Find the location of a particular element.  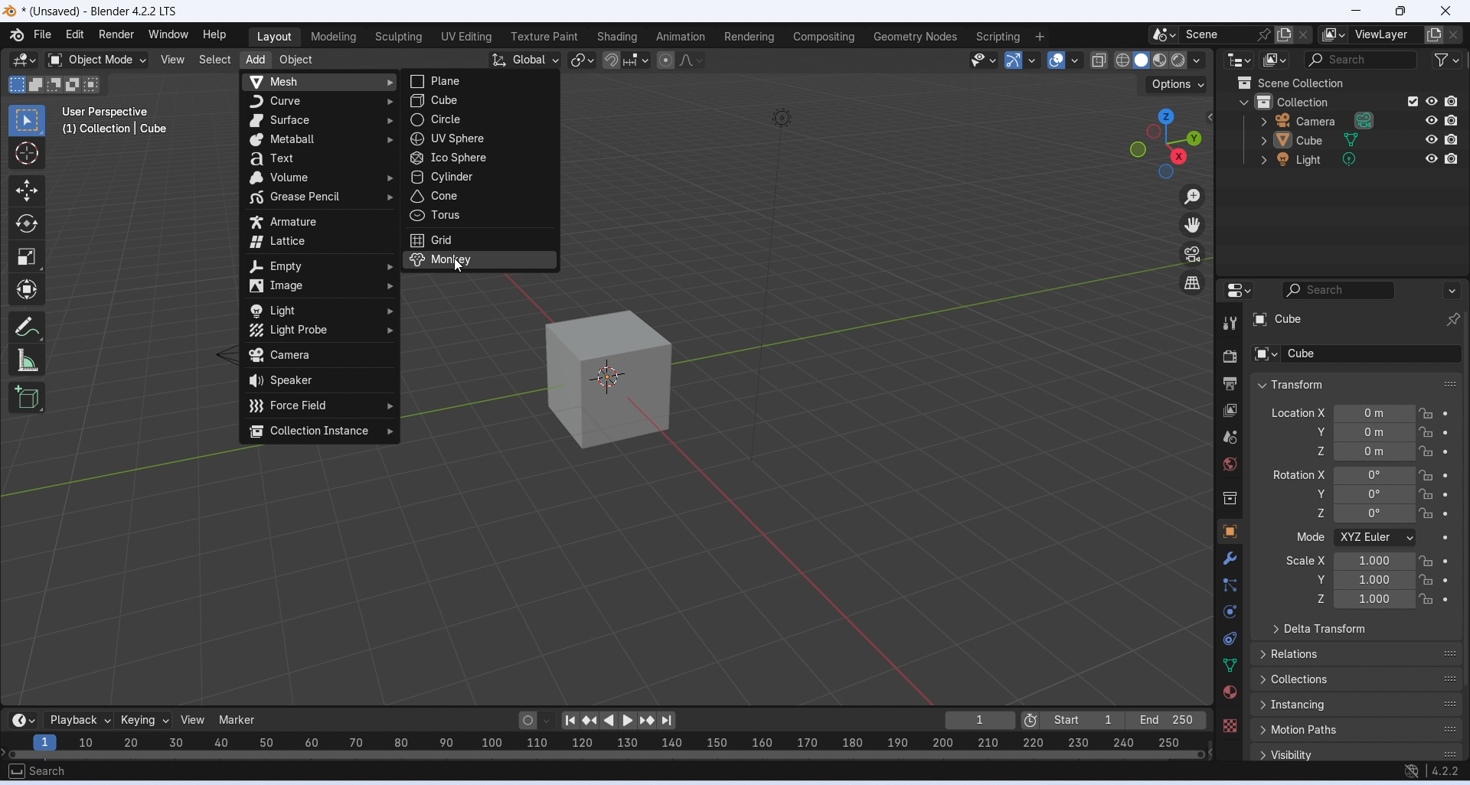

euler rotation is located at coordinates (1374, 493).